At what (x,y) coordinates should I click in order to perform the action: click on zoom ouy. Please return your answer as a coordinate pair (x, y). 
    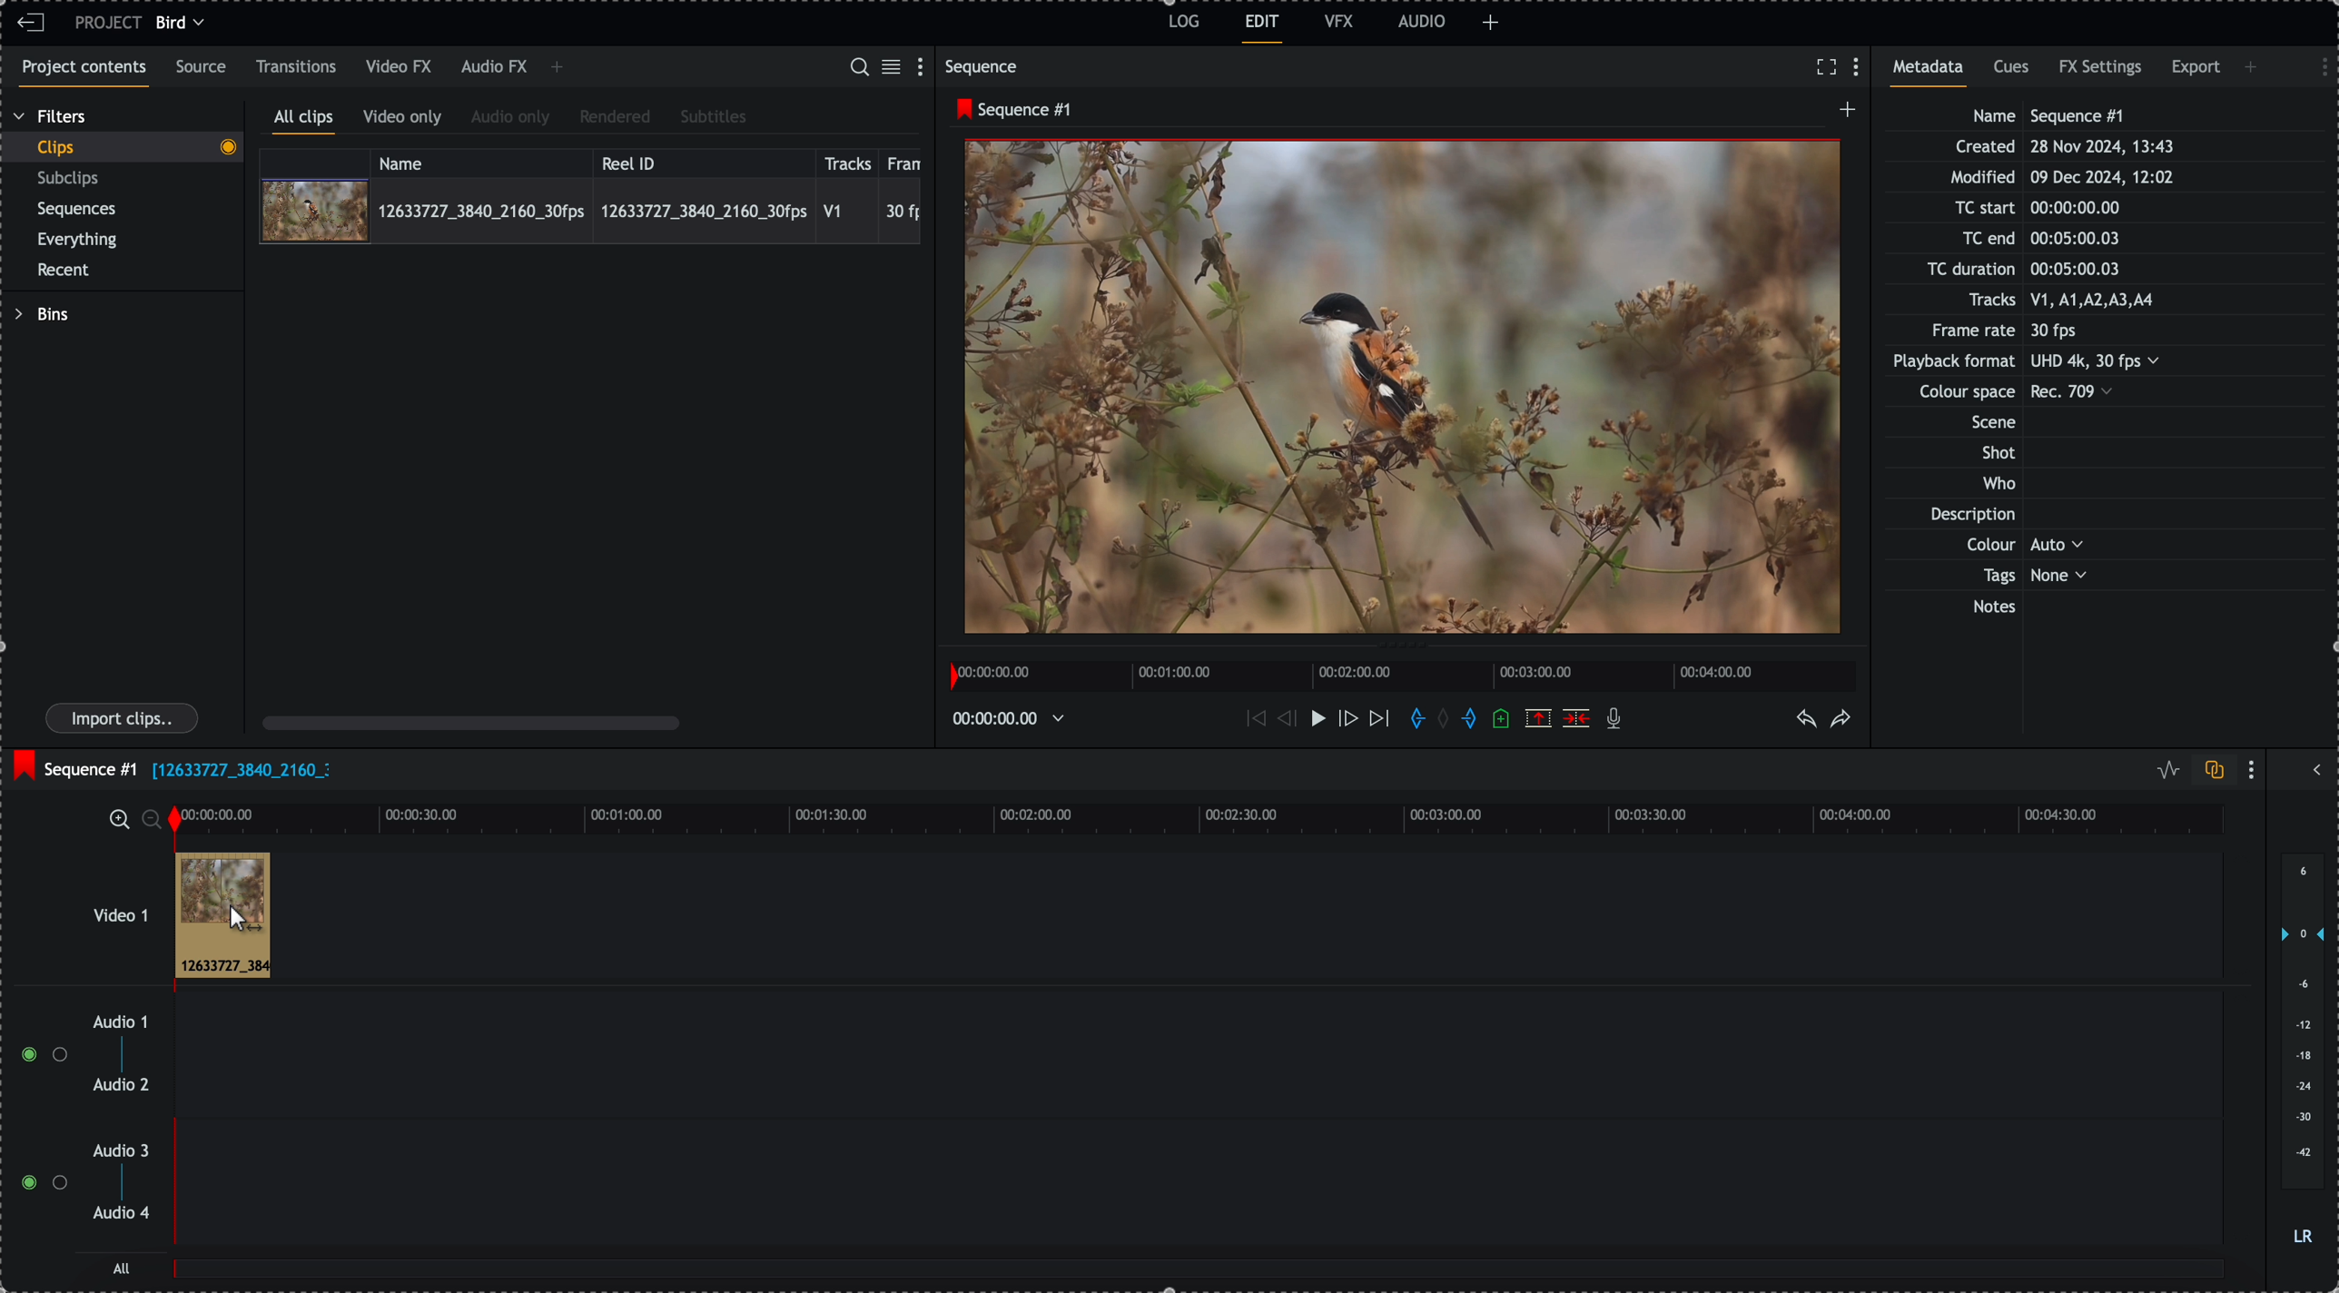
    Looking at the image, I should click on (153, 819).